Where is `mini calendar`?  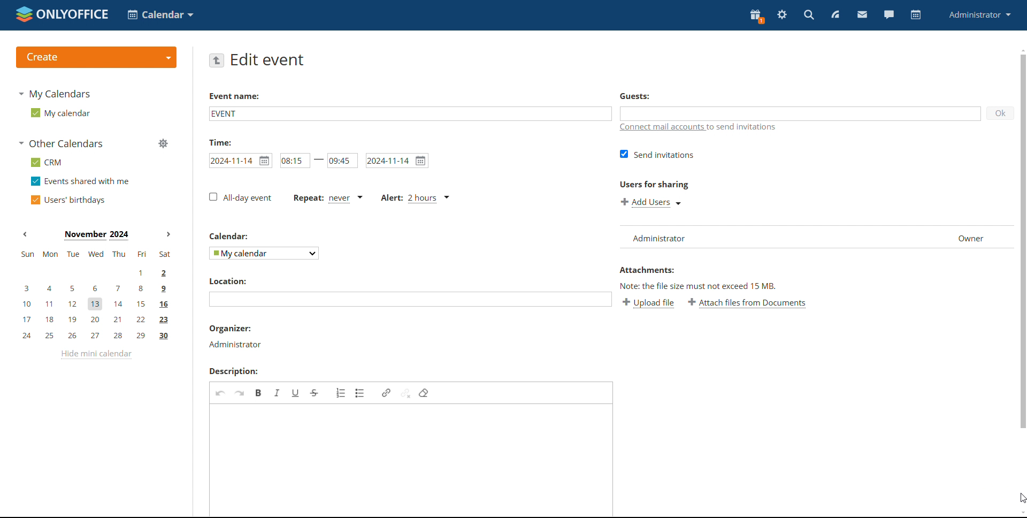
mini calendar is located at coordinates (95, 296).